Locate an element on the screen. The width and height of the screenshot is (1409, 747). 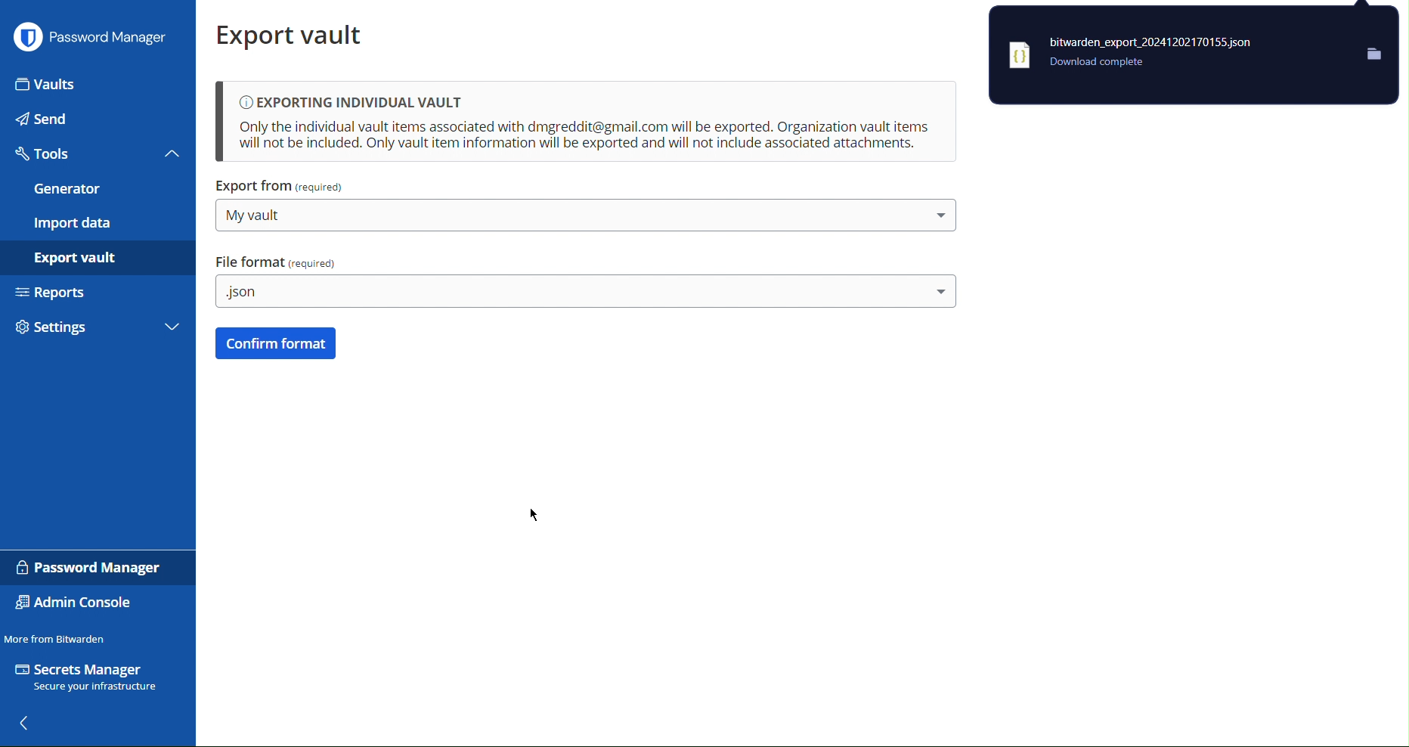
File Format is located at coordinates (275, 262).